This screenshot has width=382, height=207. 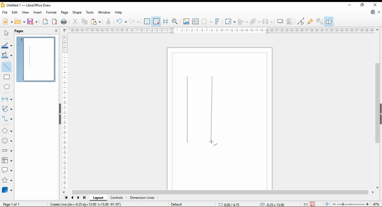 What do you see at coordinates (104, 13) in the screenshot?
I see `window` at bounding box center [104, 13].